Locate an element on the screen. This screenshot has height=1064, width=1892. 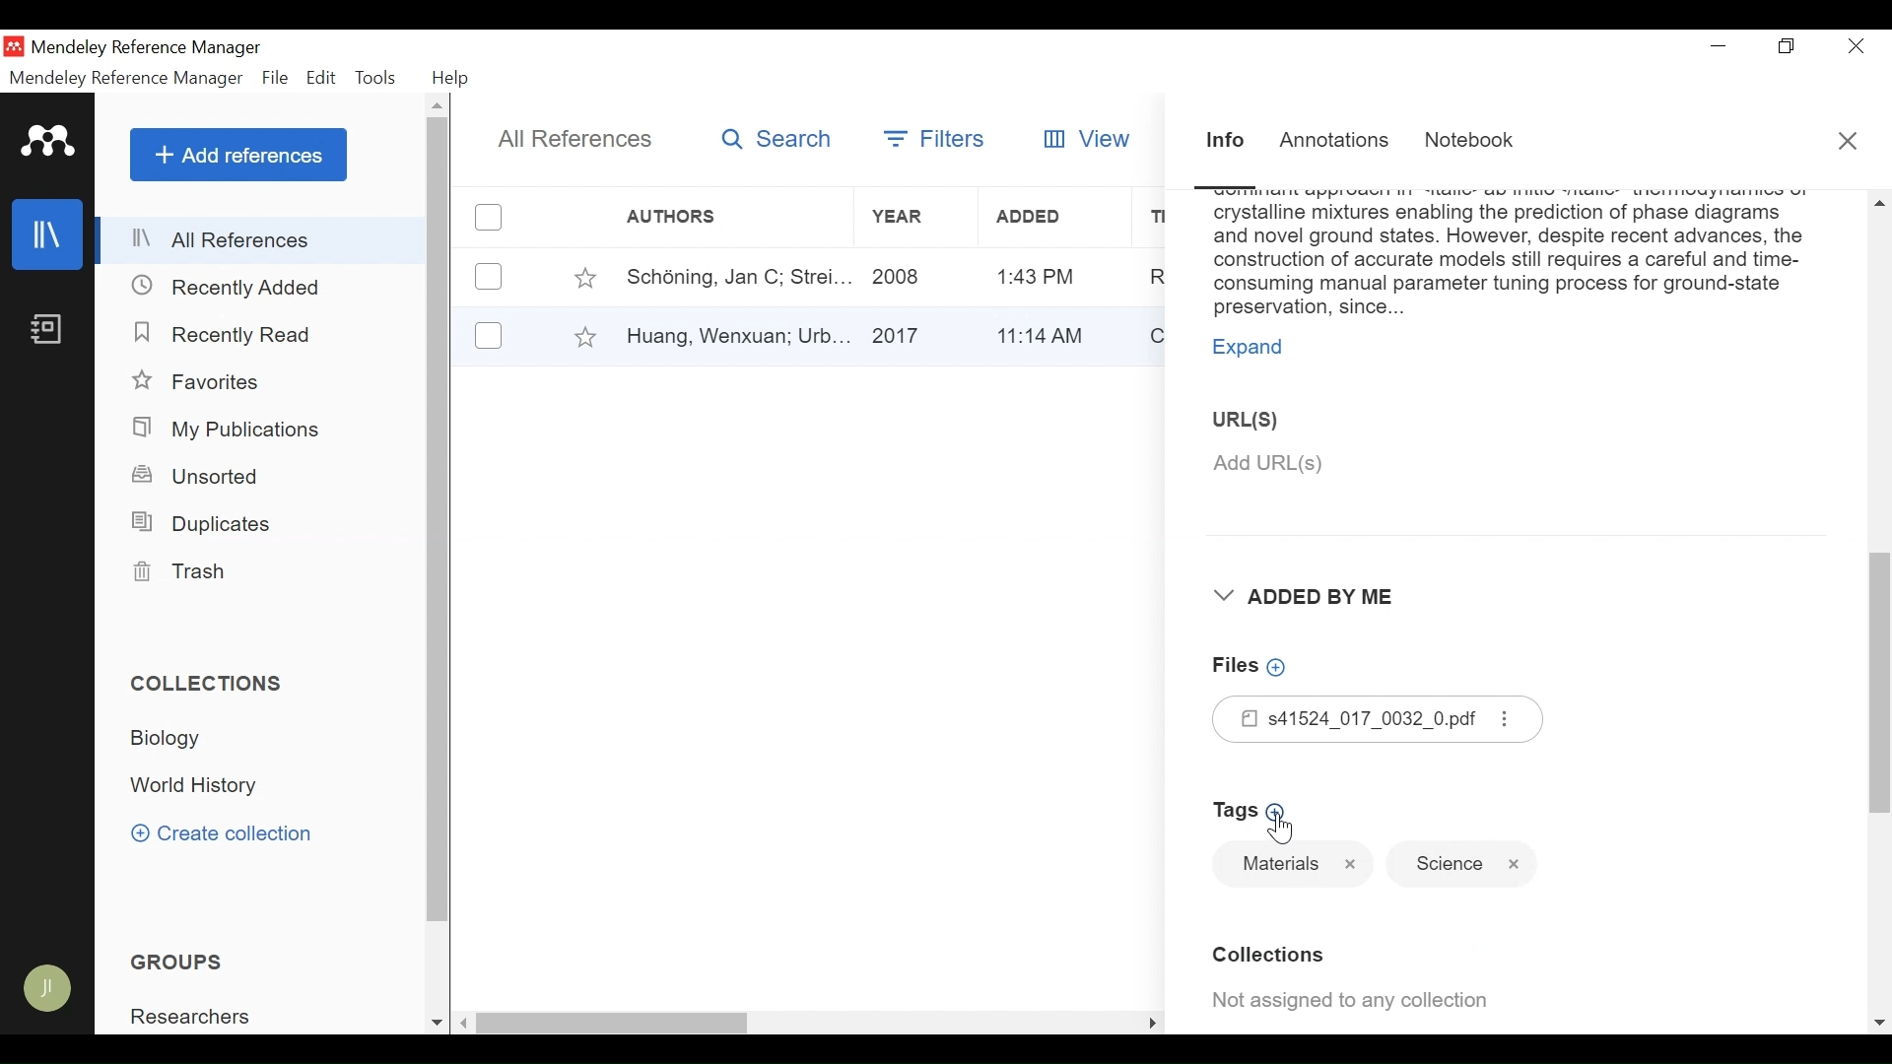
View is located at coordinates (1089, 136).